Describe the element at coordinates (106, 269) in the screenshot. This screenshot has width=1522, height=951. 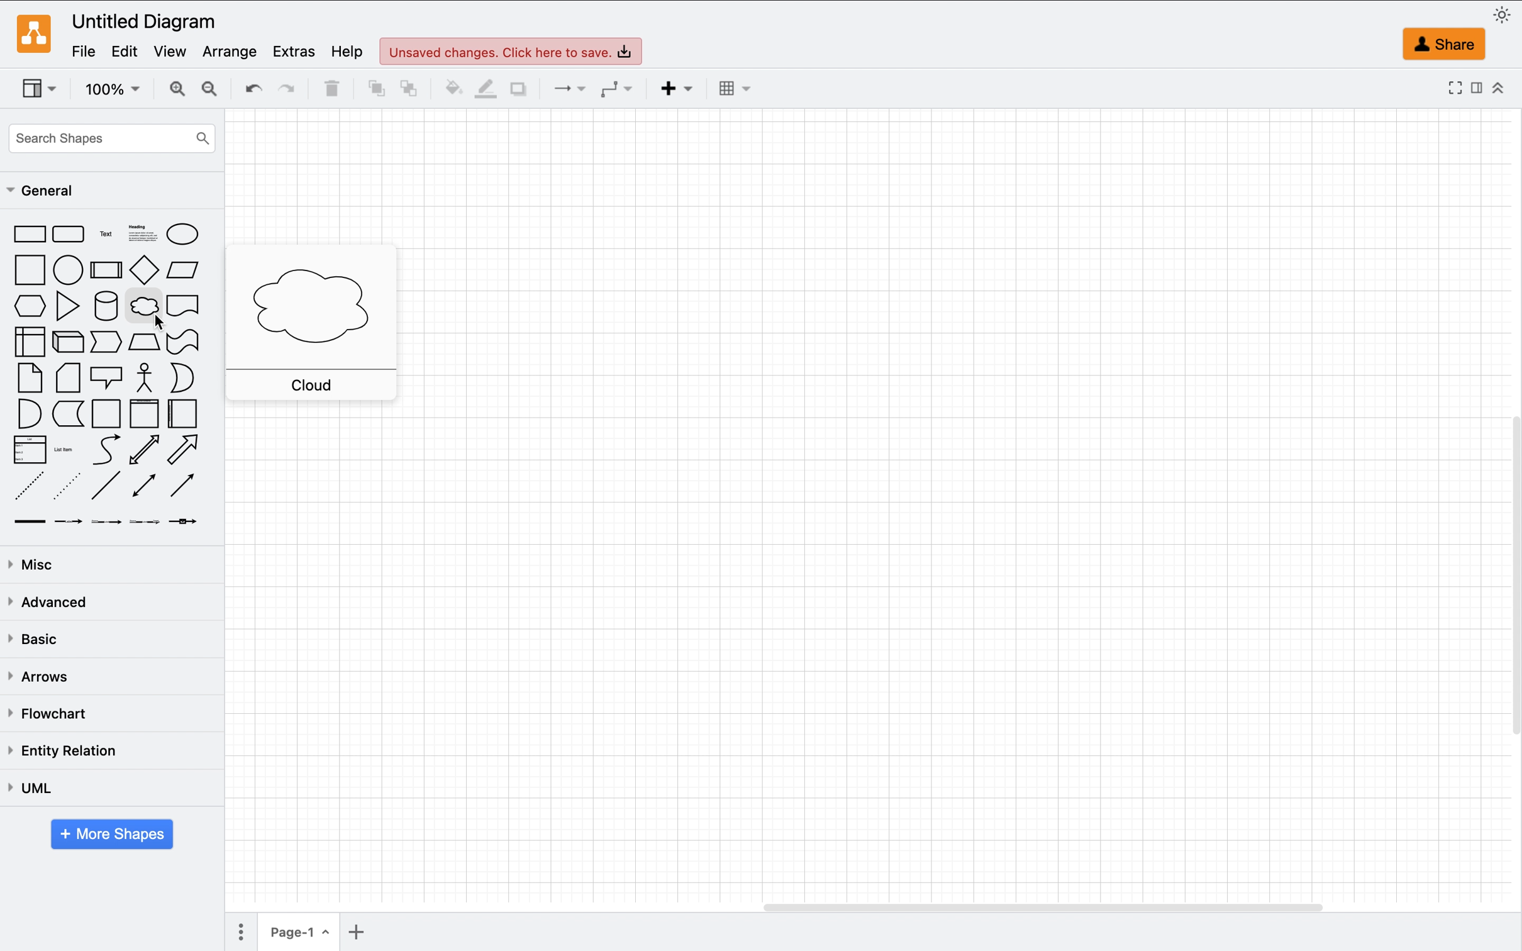
I see `process` at that location.